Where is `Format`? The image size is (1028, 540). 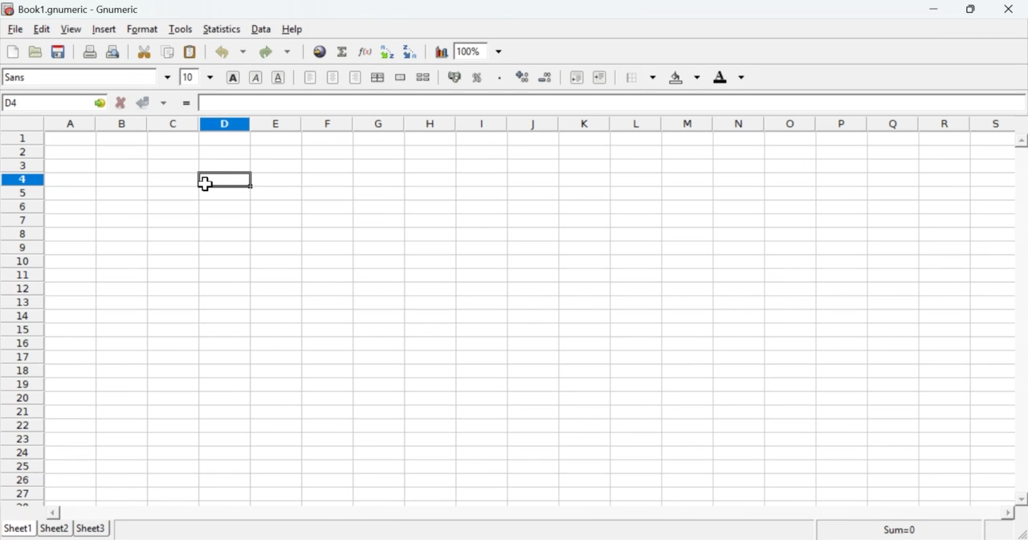 Format is located at coordinates (141, 30).